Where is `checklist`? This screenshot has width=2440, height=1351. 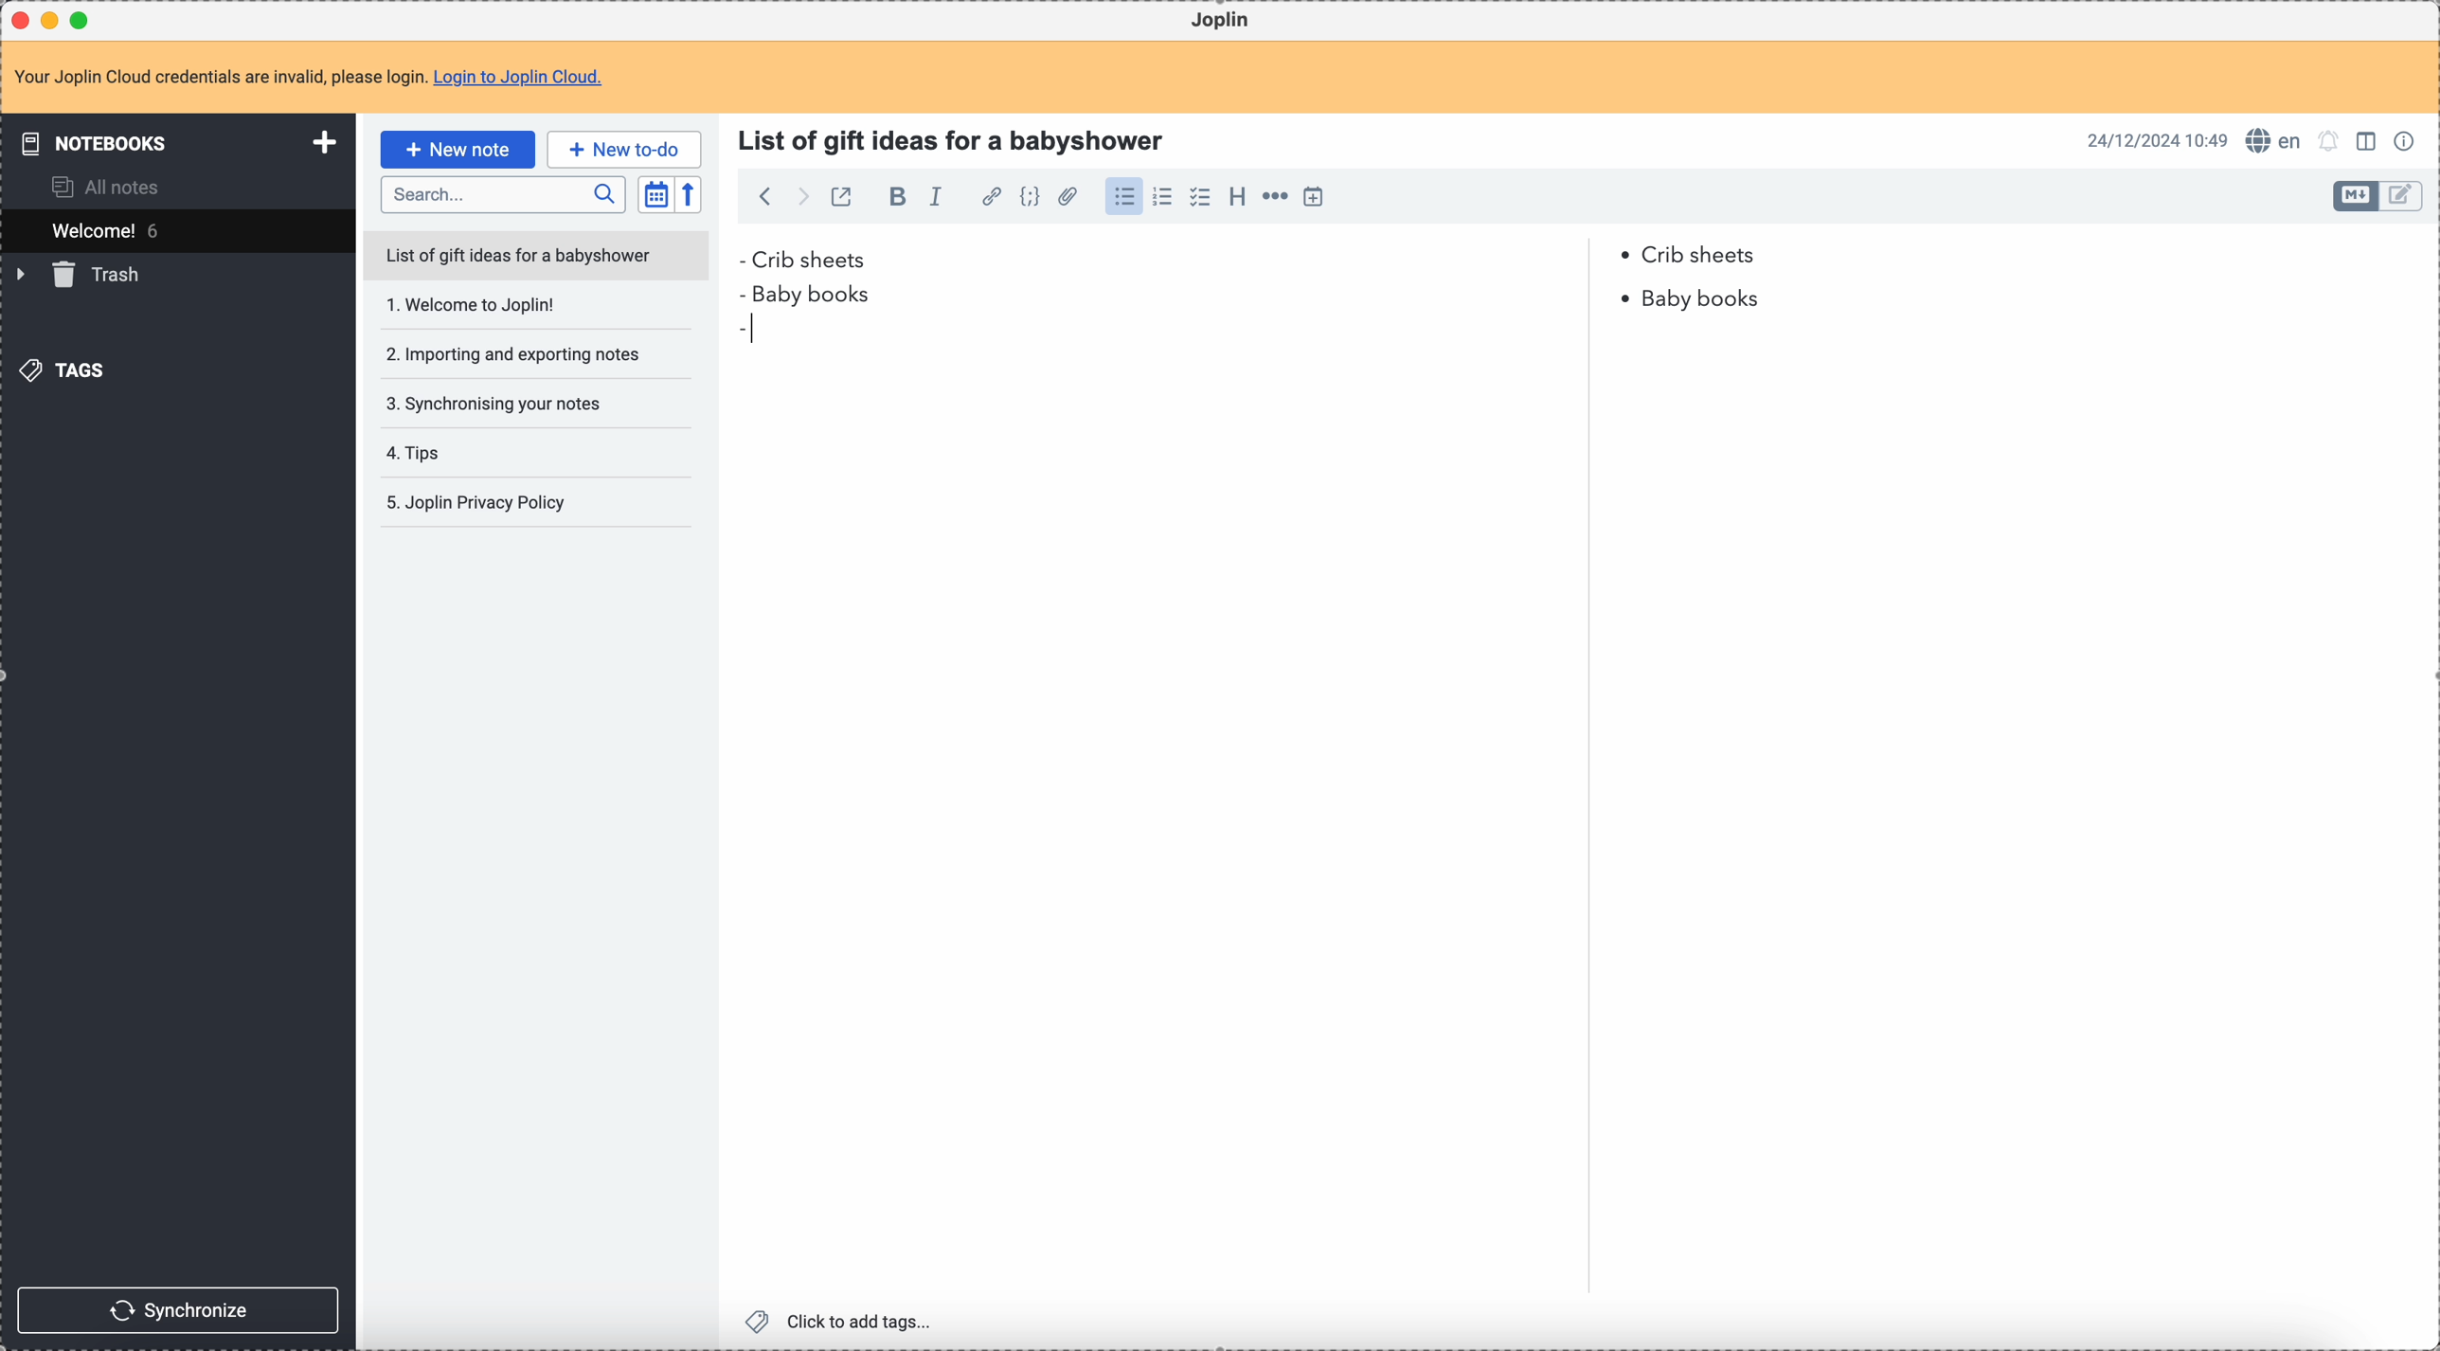 checklist is located at coordinates (1200, 198).